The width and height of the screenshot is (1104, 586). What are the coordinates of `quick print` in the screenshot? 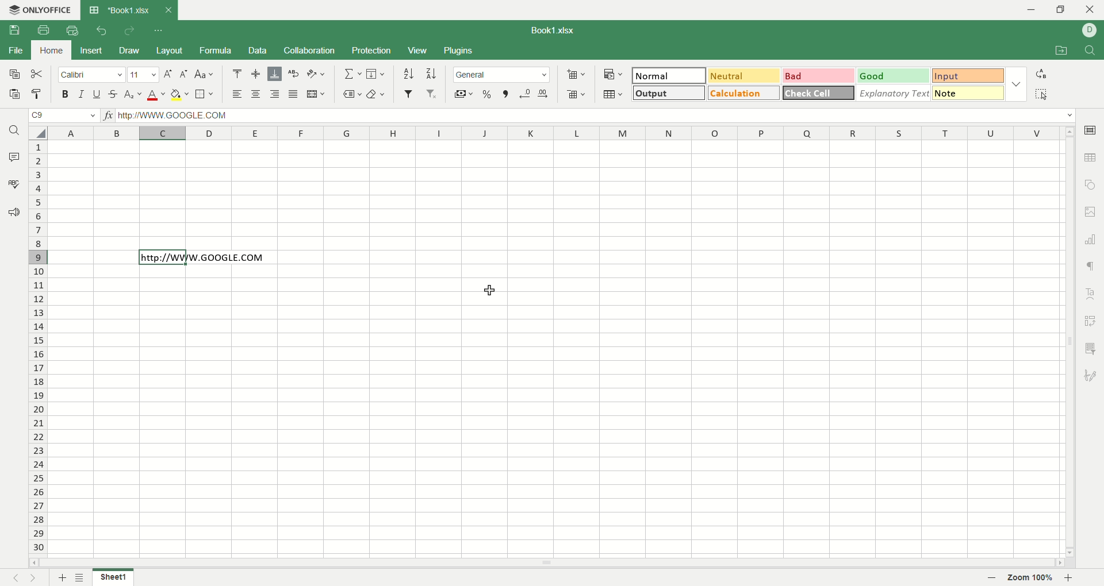 It's located at (74, 29).